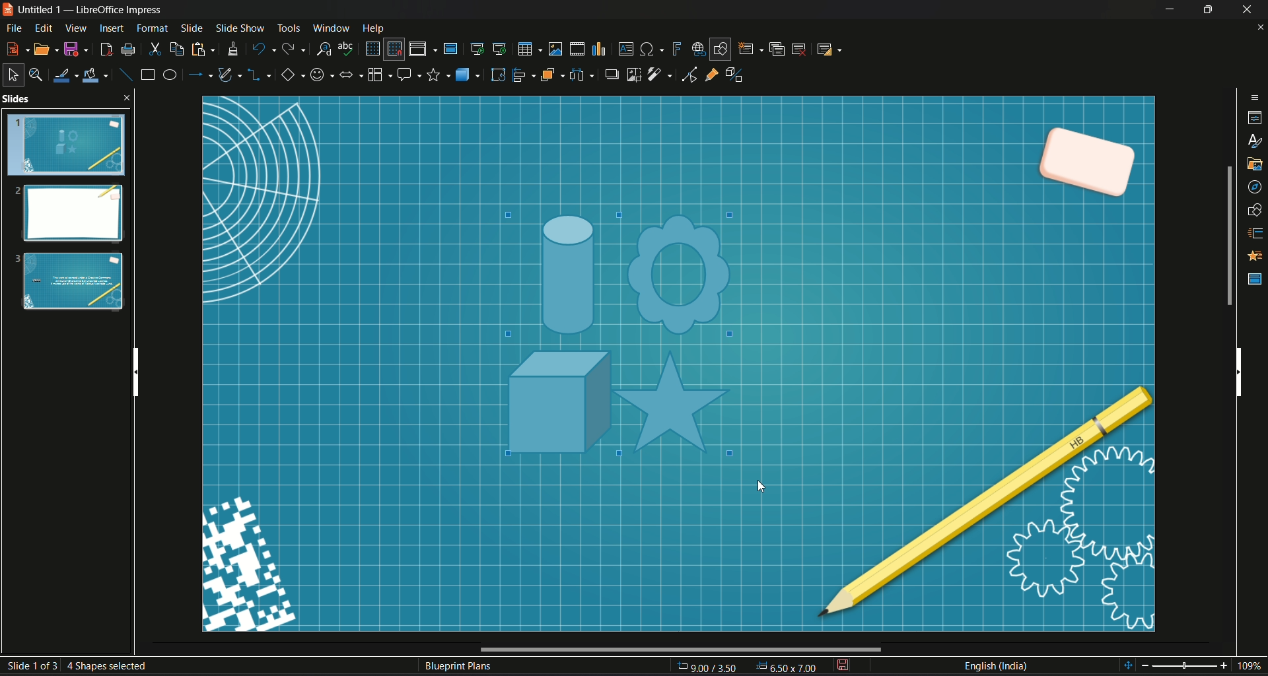 The width and height of the screenshot is (1268, 676). What do you see at coordinates (738, 75) in the screenshot?
I see `toggle extrusion` at bounding box center [738, 75].